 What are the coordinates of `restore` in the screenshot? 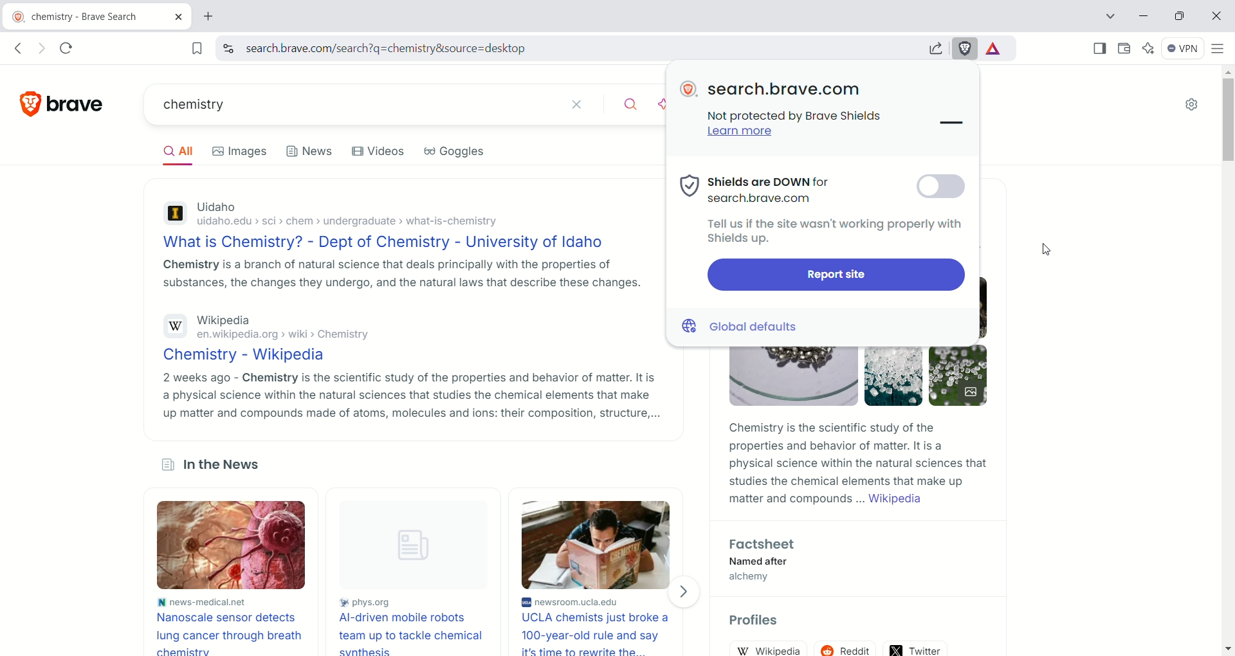 It's located at (1180, 15).